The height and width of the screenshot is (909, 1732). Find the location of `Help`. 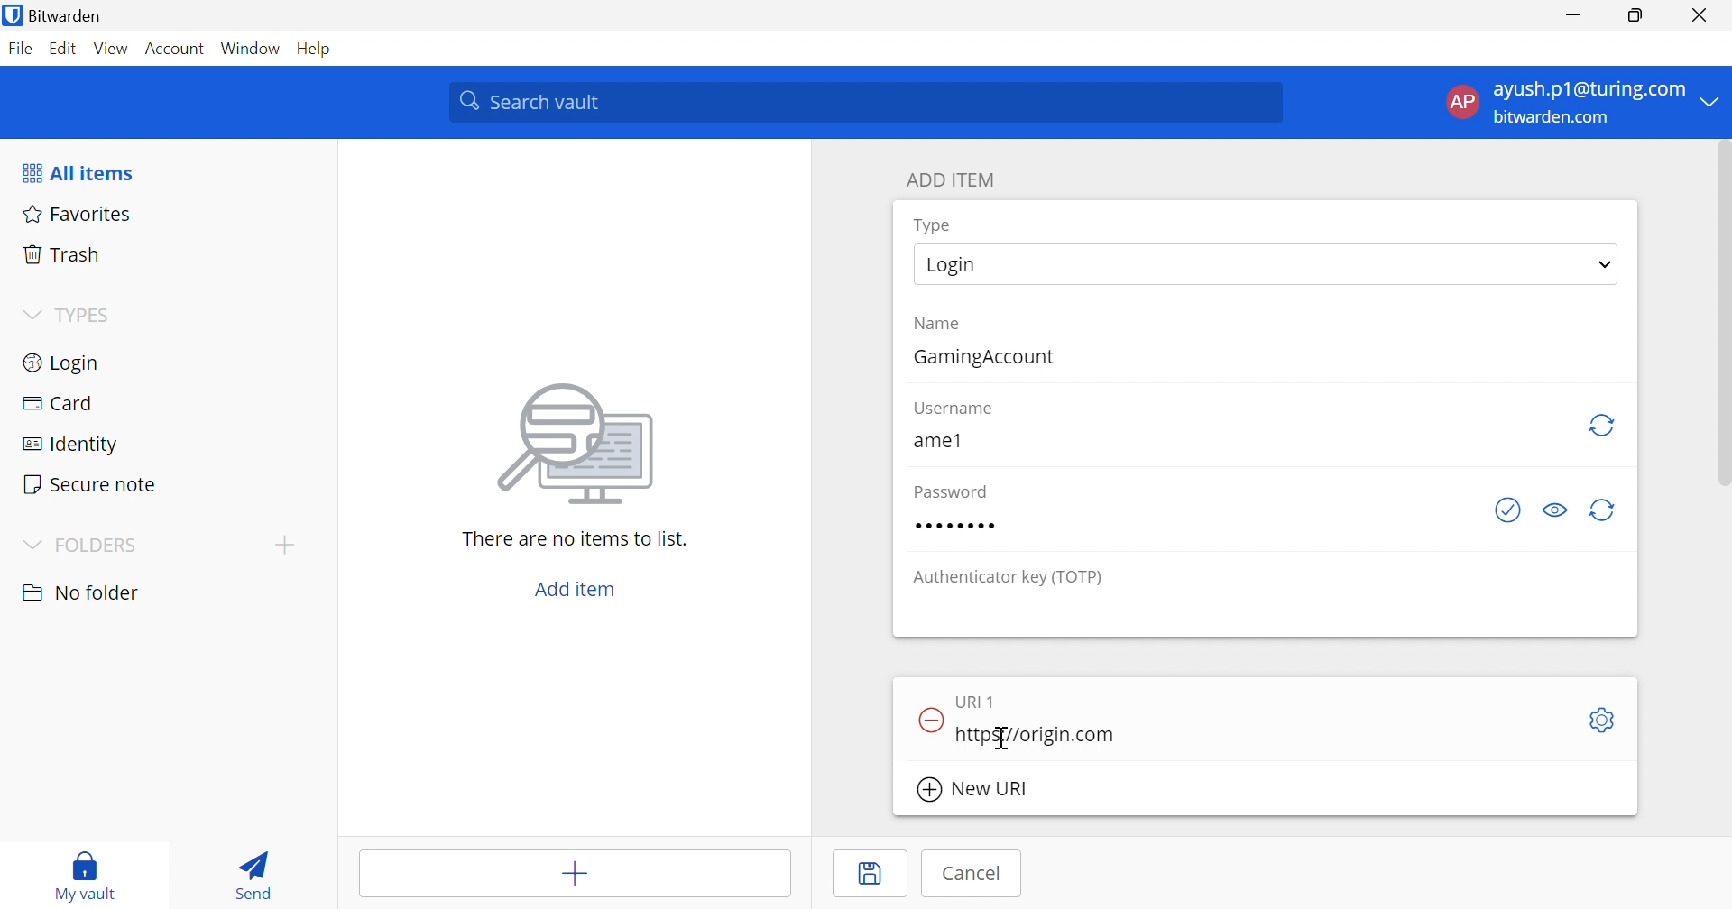

Help is located at coordinates (313, 49).